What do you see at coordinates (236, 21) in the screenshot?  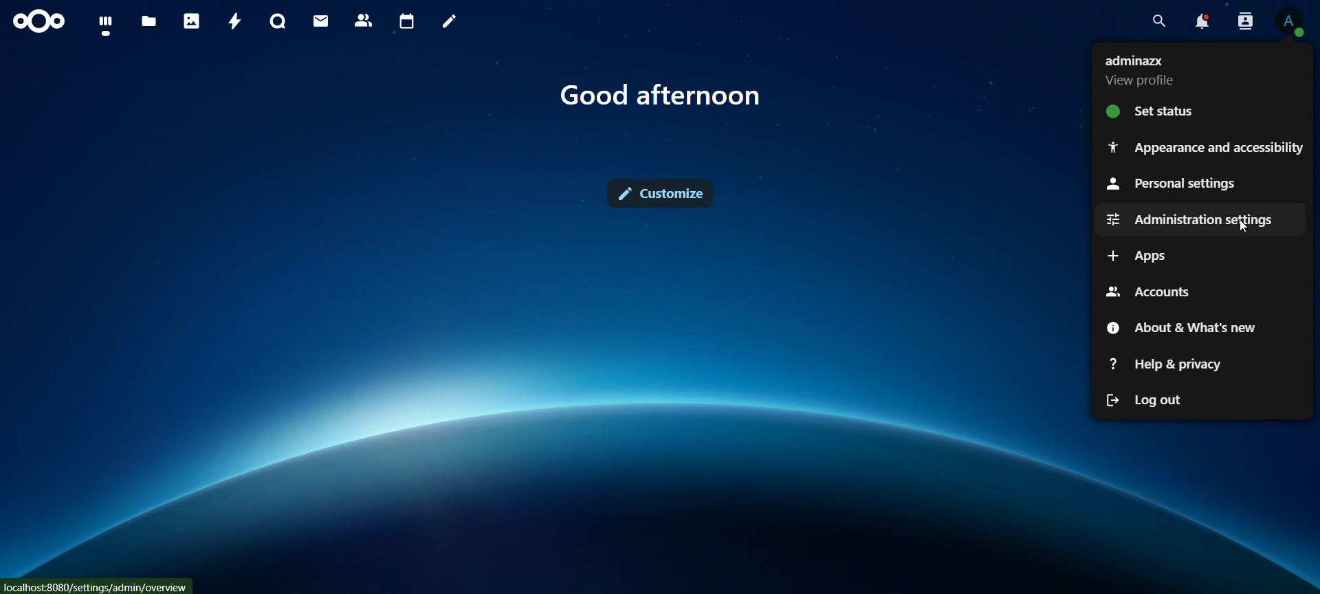 I see `activity` at bounding box center [236, 21].